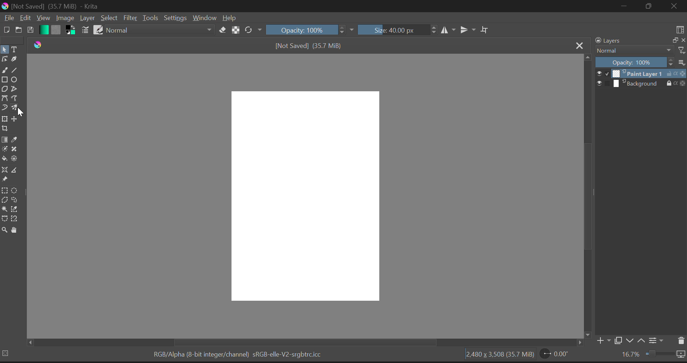 The height and width of the screenshot is (363, 687). I want to click on Gradient Fill, so click(5, 139).